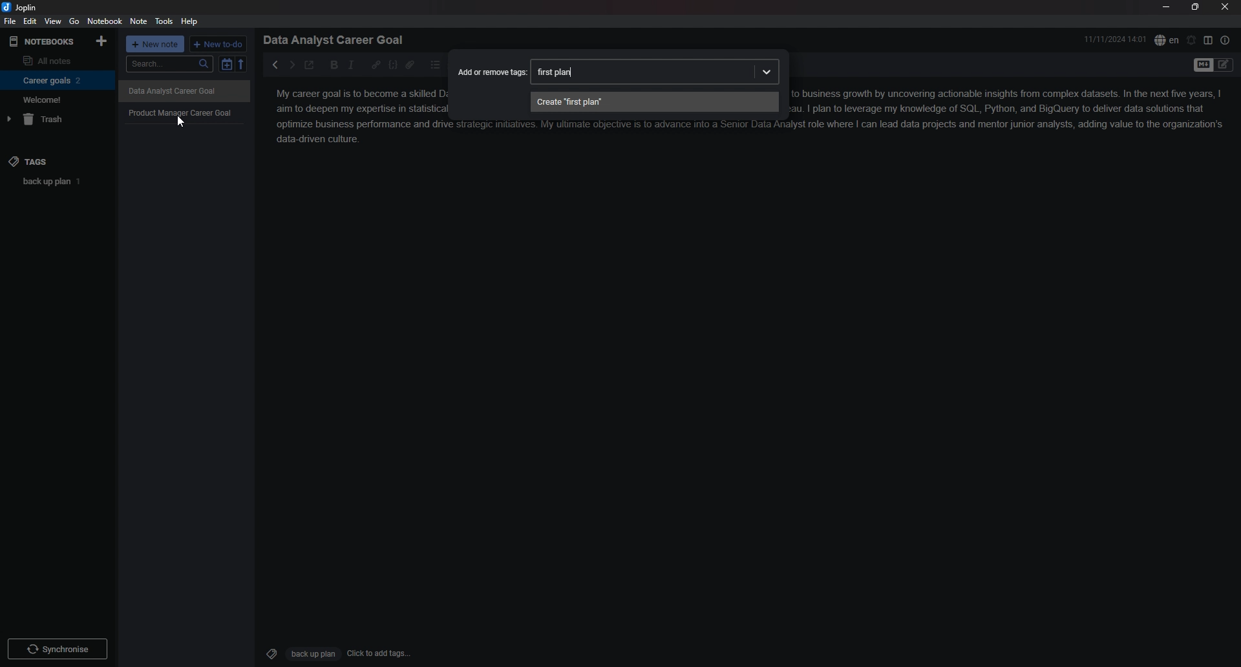  I want to click on attachment, so click(410, 65).